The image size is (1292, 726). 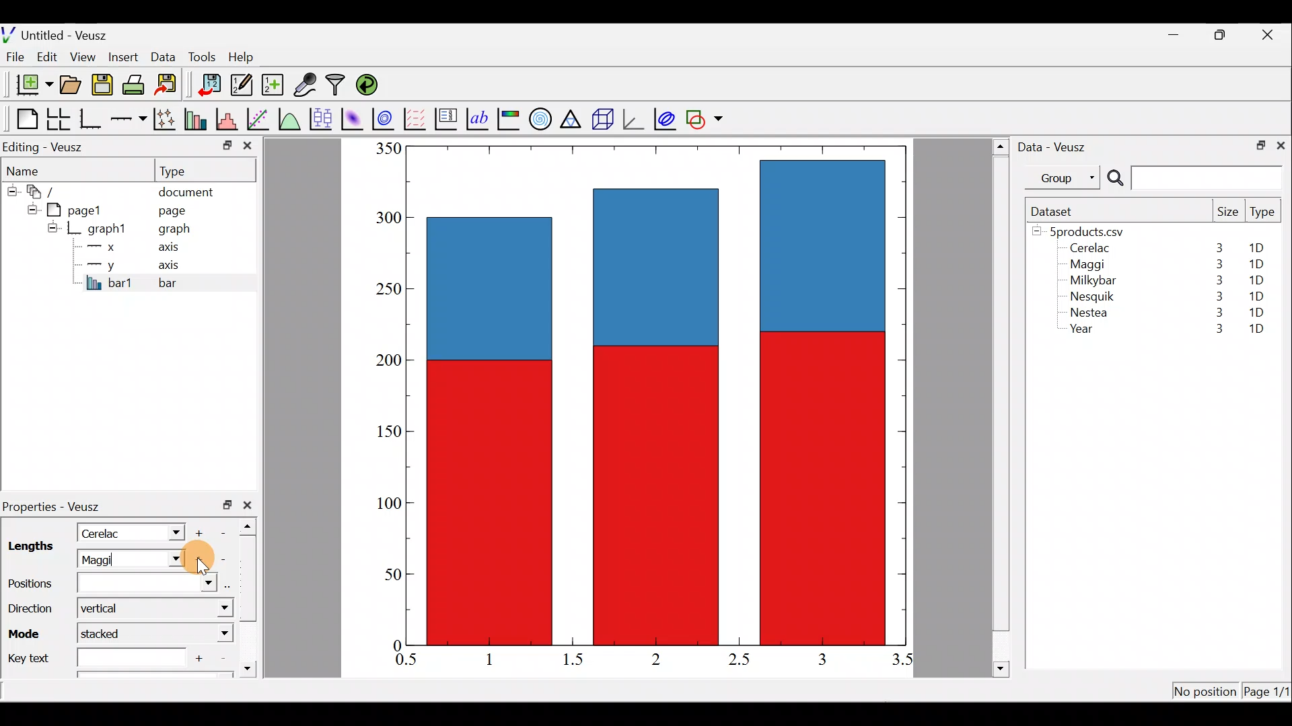 What do you see at coordinates (1264, 215) in the screenshot?
I see `Type` at bounding box center [1264, 215].